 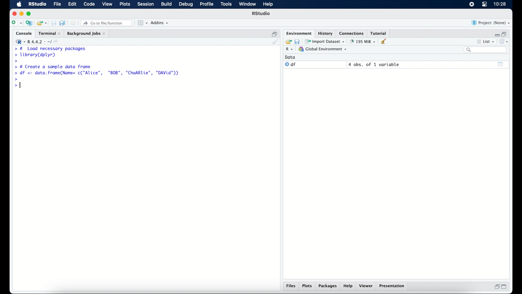 What do you see at coordinates (500, 4) in the screenshot?
I see `10.27` at bounding box center [500, 4].